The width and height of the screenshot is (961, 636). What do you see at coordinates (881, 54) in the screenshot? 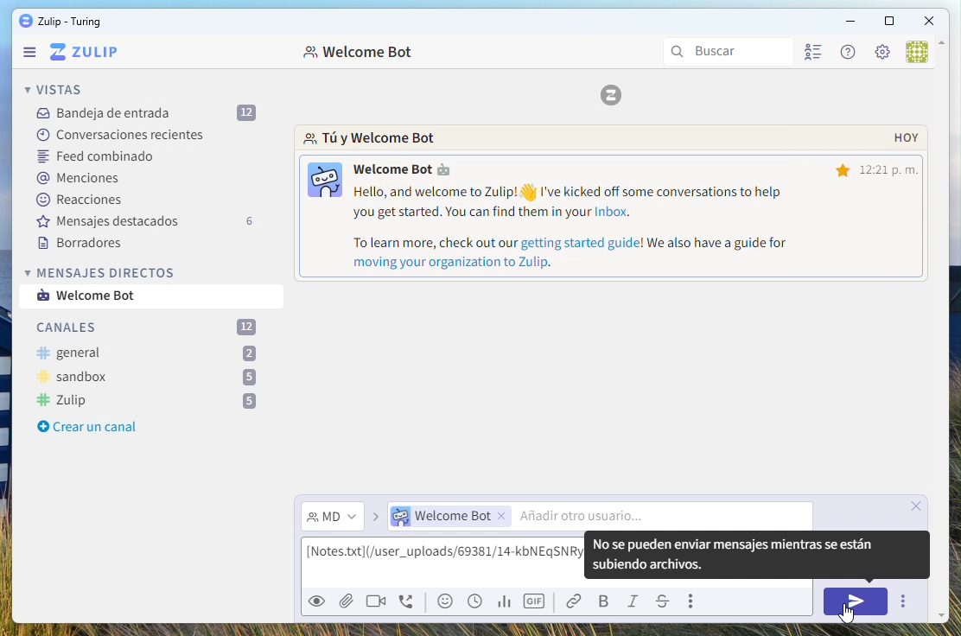
I see `Settings` at bounding box center [881, 54].